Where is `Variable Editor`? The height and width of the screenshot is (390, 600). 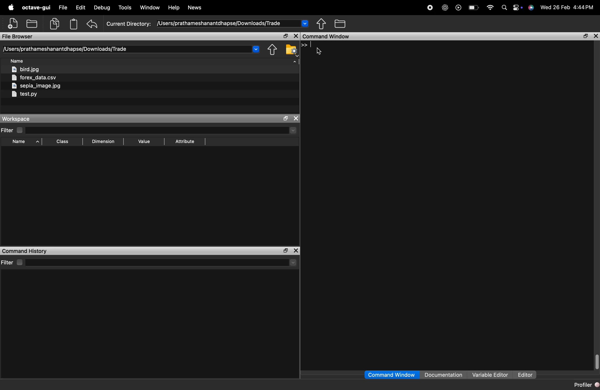 Variable Editor is located at coordinates (491, 374).